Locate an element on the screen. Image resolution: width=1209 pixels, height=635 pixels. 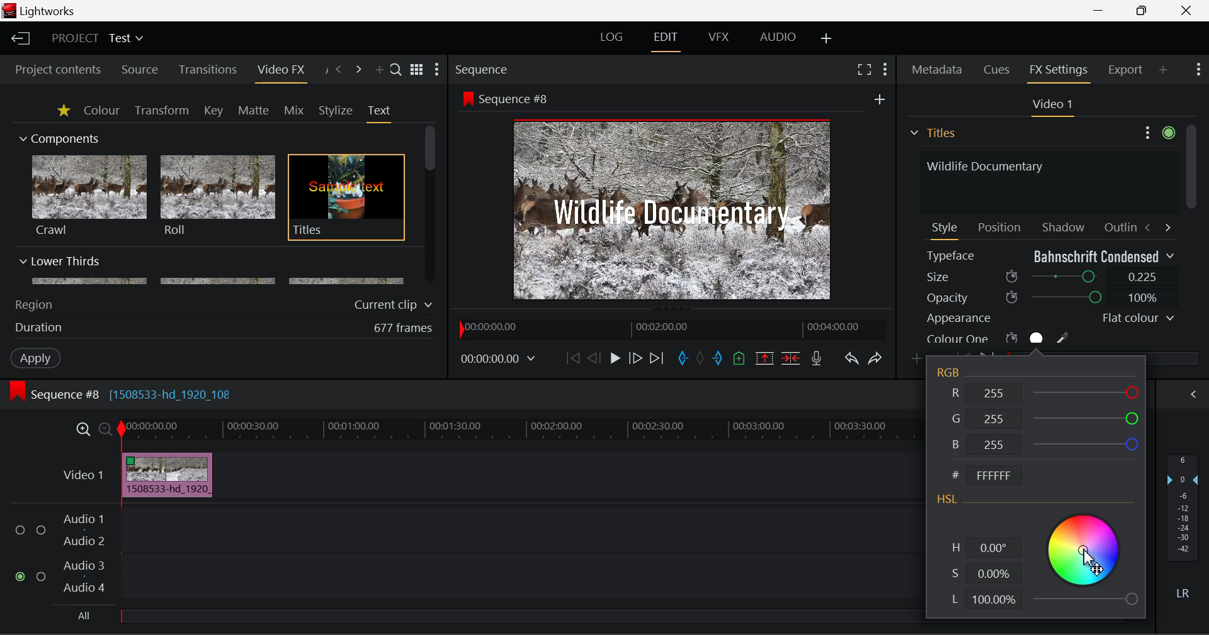
Lower Thirds is located at coordinates (213, 270).